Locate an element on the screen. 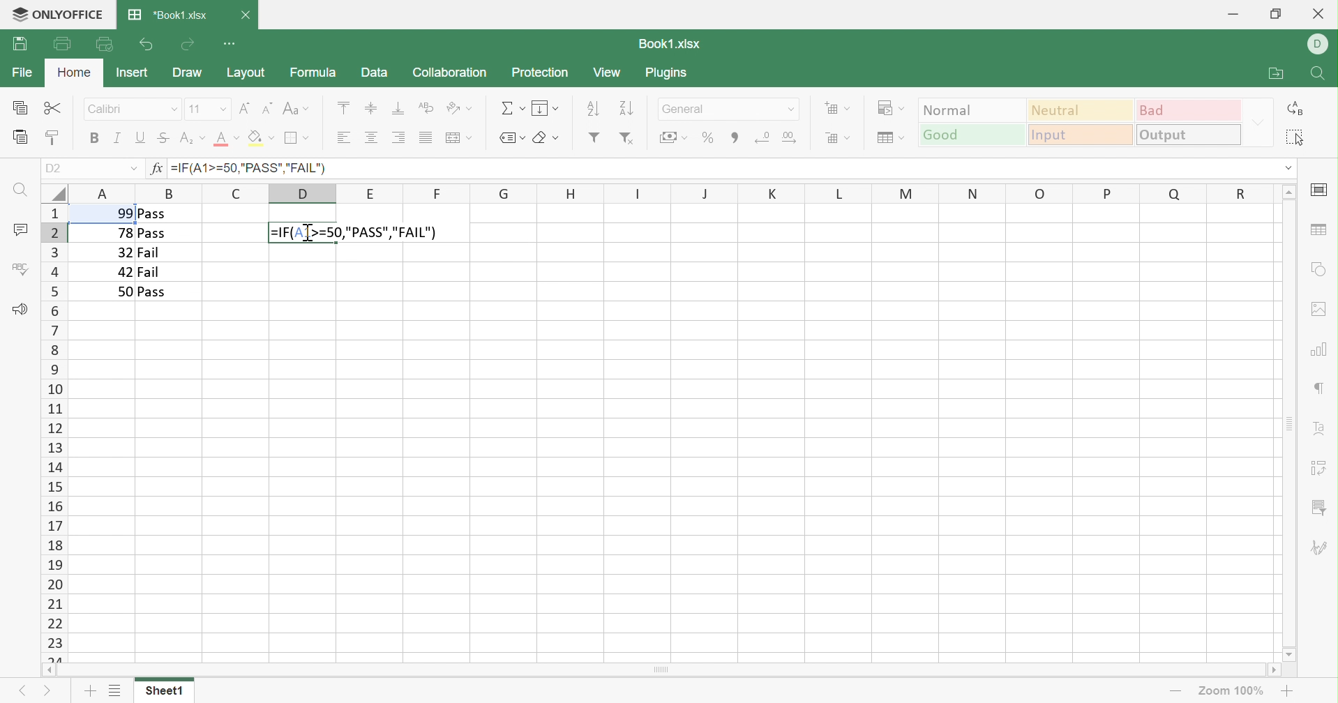 This screenshot has height=703, width=1338. Replace is located at coordinates (1297, 109).